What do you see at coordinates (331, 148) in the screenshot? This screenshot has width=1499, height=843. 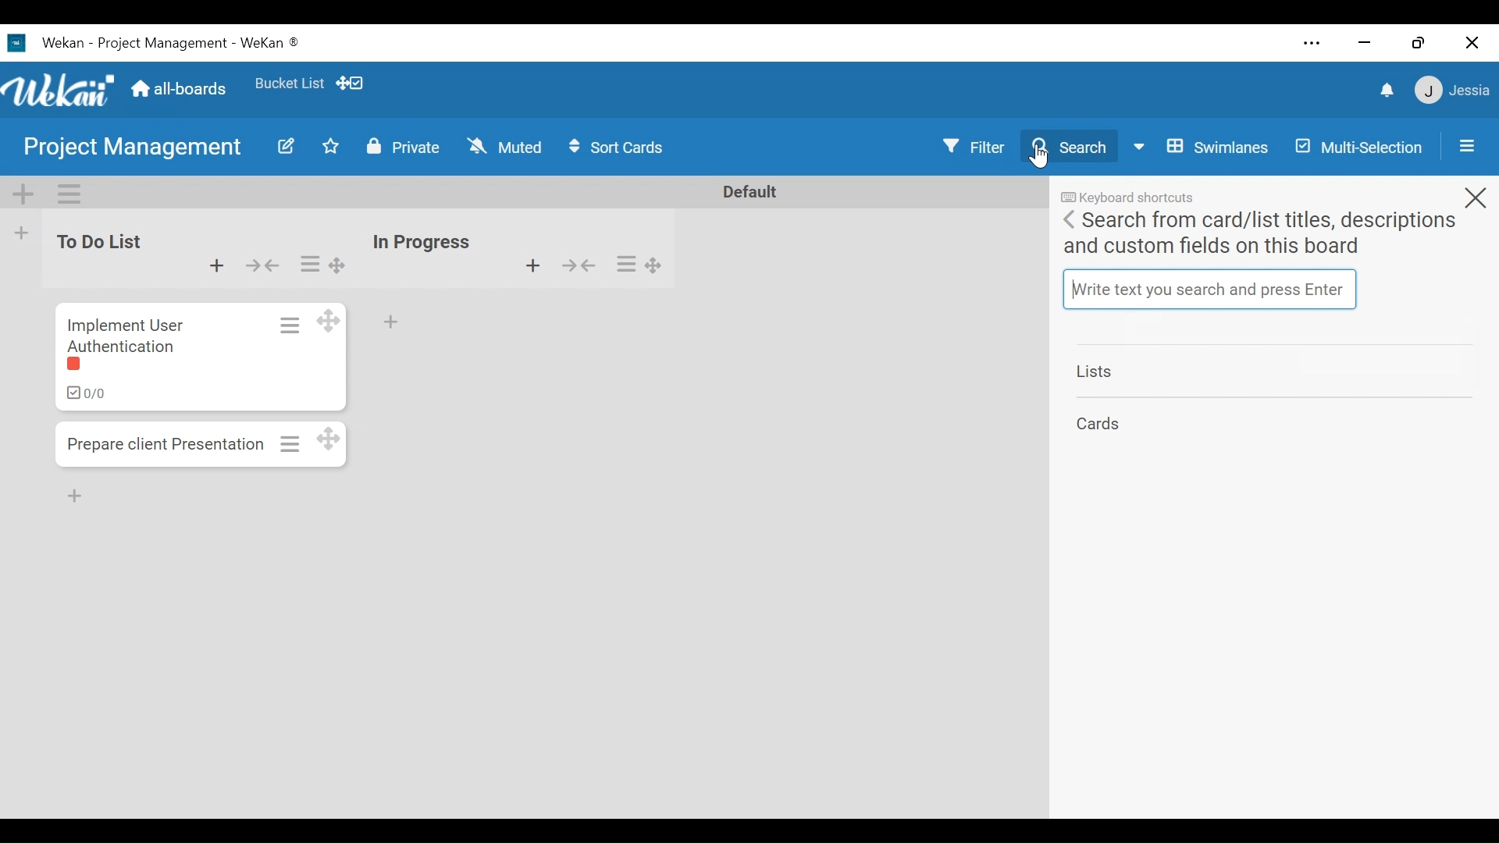 I see `Toggle favorite` at bounding box center [331, 148].